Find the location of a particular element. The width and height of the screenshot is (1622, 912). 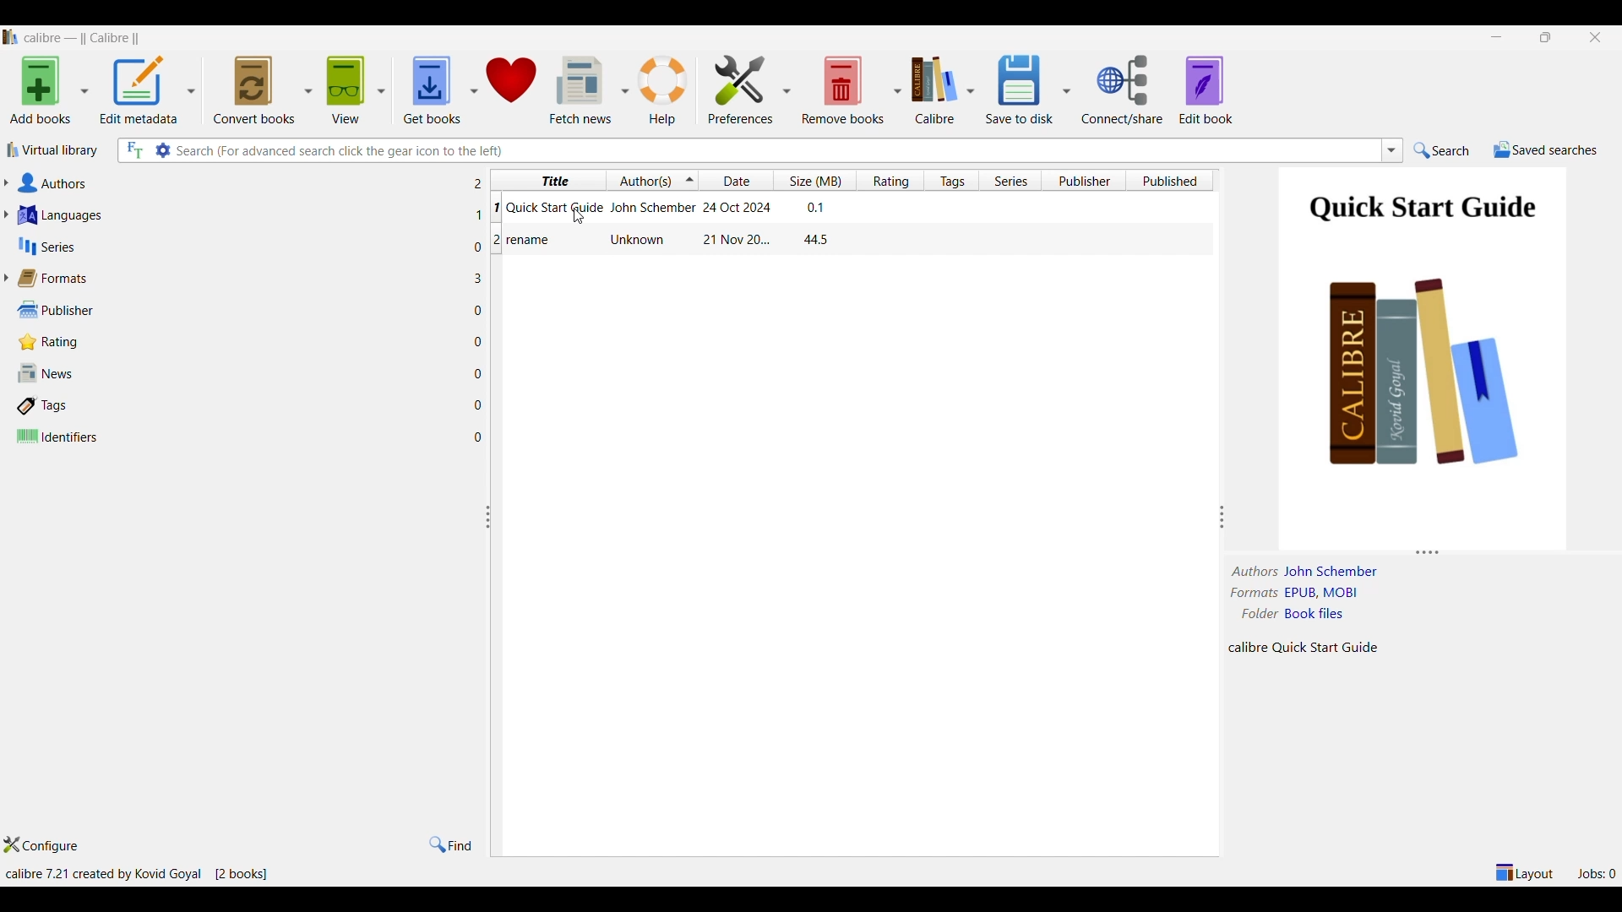

Software name is located at coordinates (87, 38).